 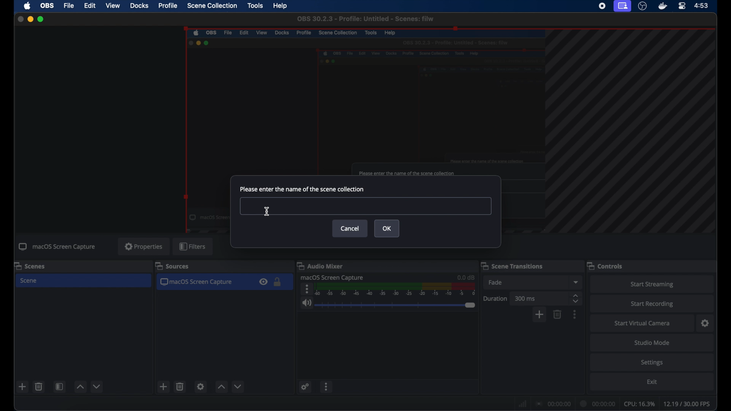 What do you see at coordinates (362, 101) in the screenshot?
I see `preview` at bounding box center [362, 101].